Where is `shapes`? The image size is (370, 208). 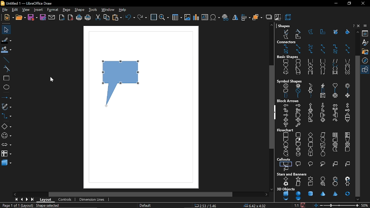
shapes is located at coordinates (284, 25).